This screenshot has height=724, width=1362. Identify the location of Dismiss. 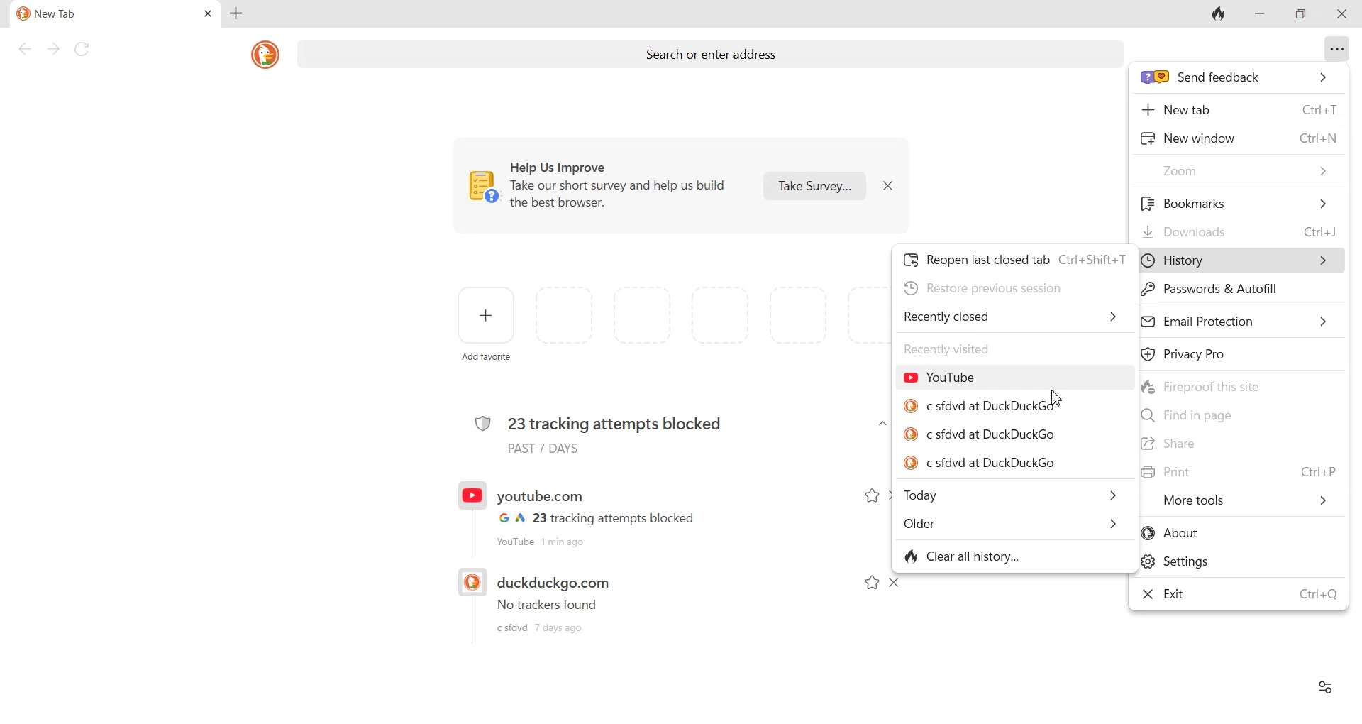
(887, 185).